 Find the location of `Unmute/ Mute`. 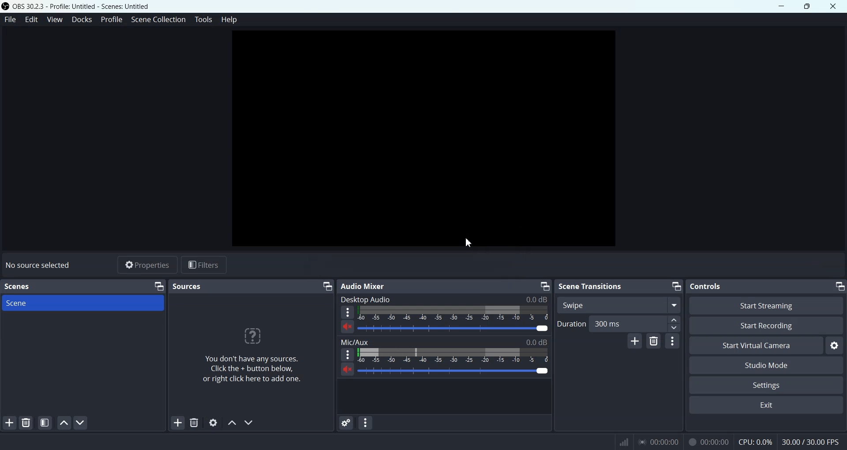

Unmute/ Mute is located at coordinates (348, 327).